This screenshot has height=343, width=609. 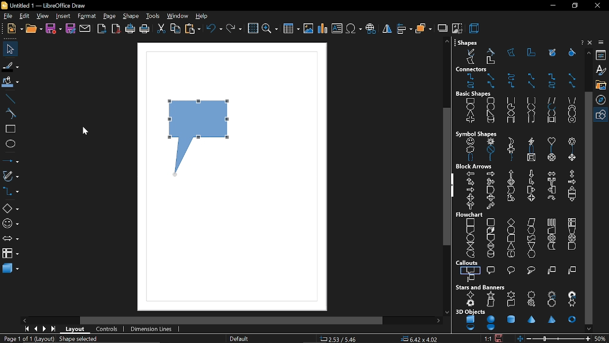 I want to click on co-ordinate, so click(x=342, y=339).